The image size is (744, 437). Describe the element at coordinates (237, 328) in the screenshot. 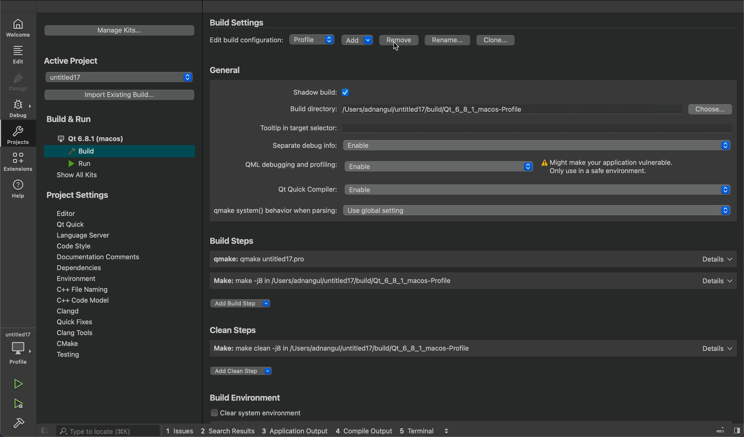

I see `` at that location.